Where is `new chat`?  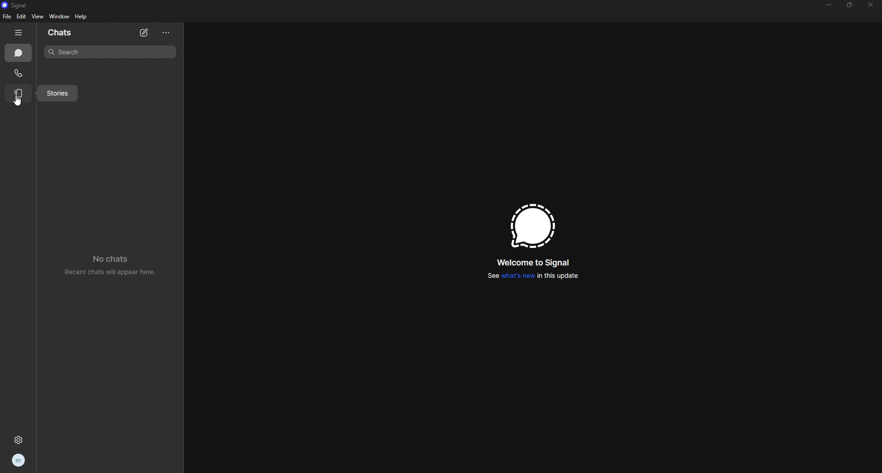 new chat is located at coordinates (145, 33).